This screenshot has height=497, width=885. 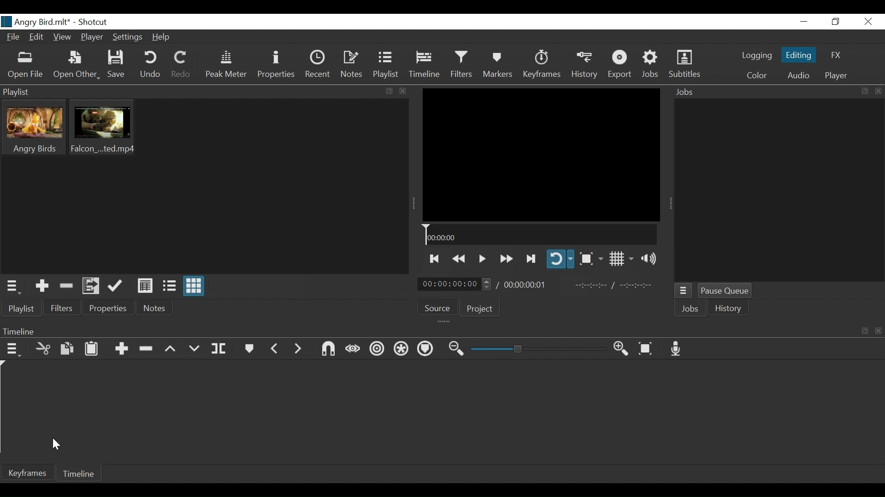 What do you see at coordinates (461, 65) in the screenshot?
I see `` at bounding box center [461, 65].